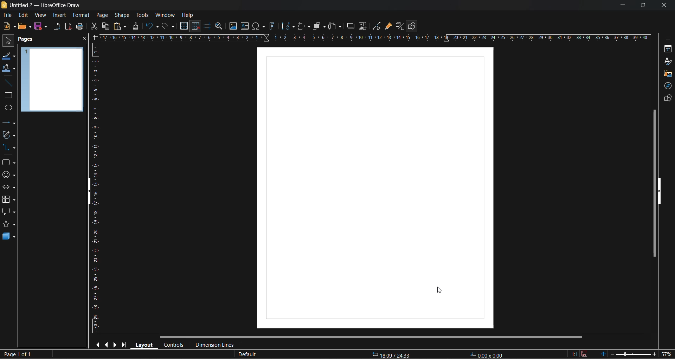  I want to click on layout, so click(145, 345).